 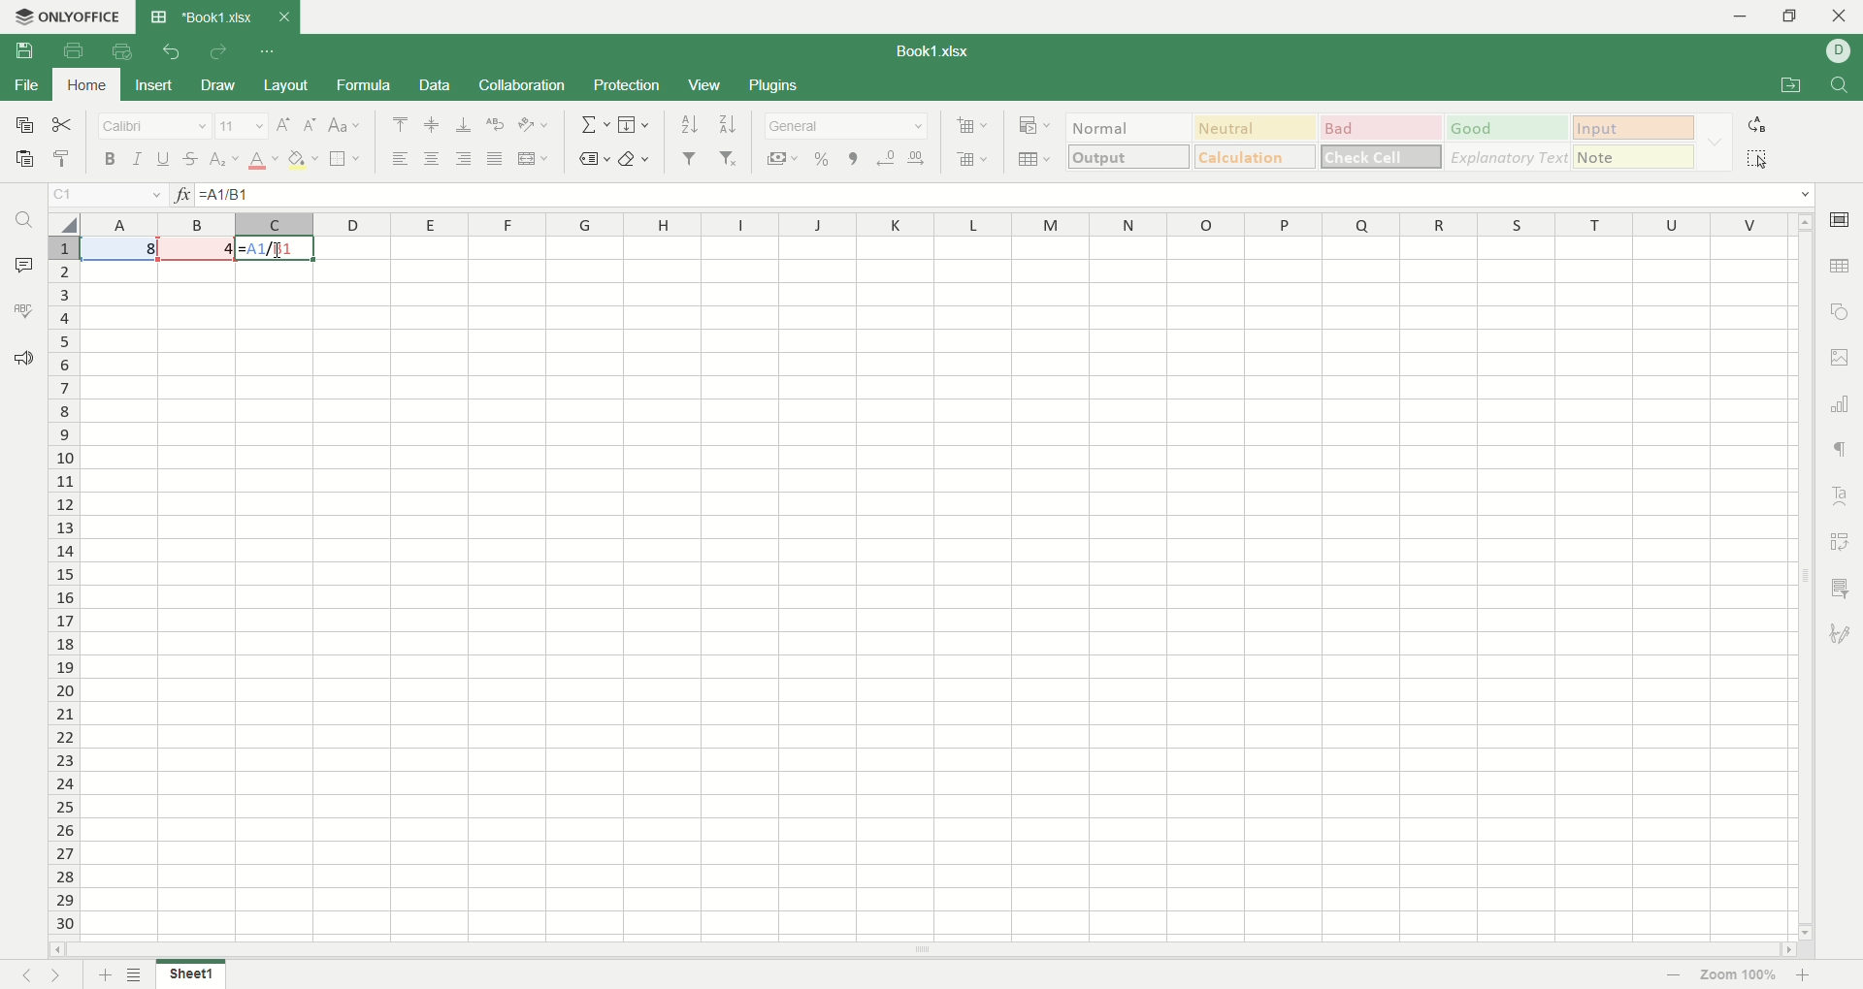 What do you see at coordinates (885, 159) in the screenshot?
I see `decrease decimal` at bounding box center [885, 159].